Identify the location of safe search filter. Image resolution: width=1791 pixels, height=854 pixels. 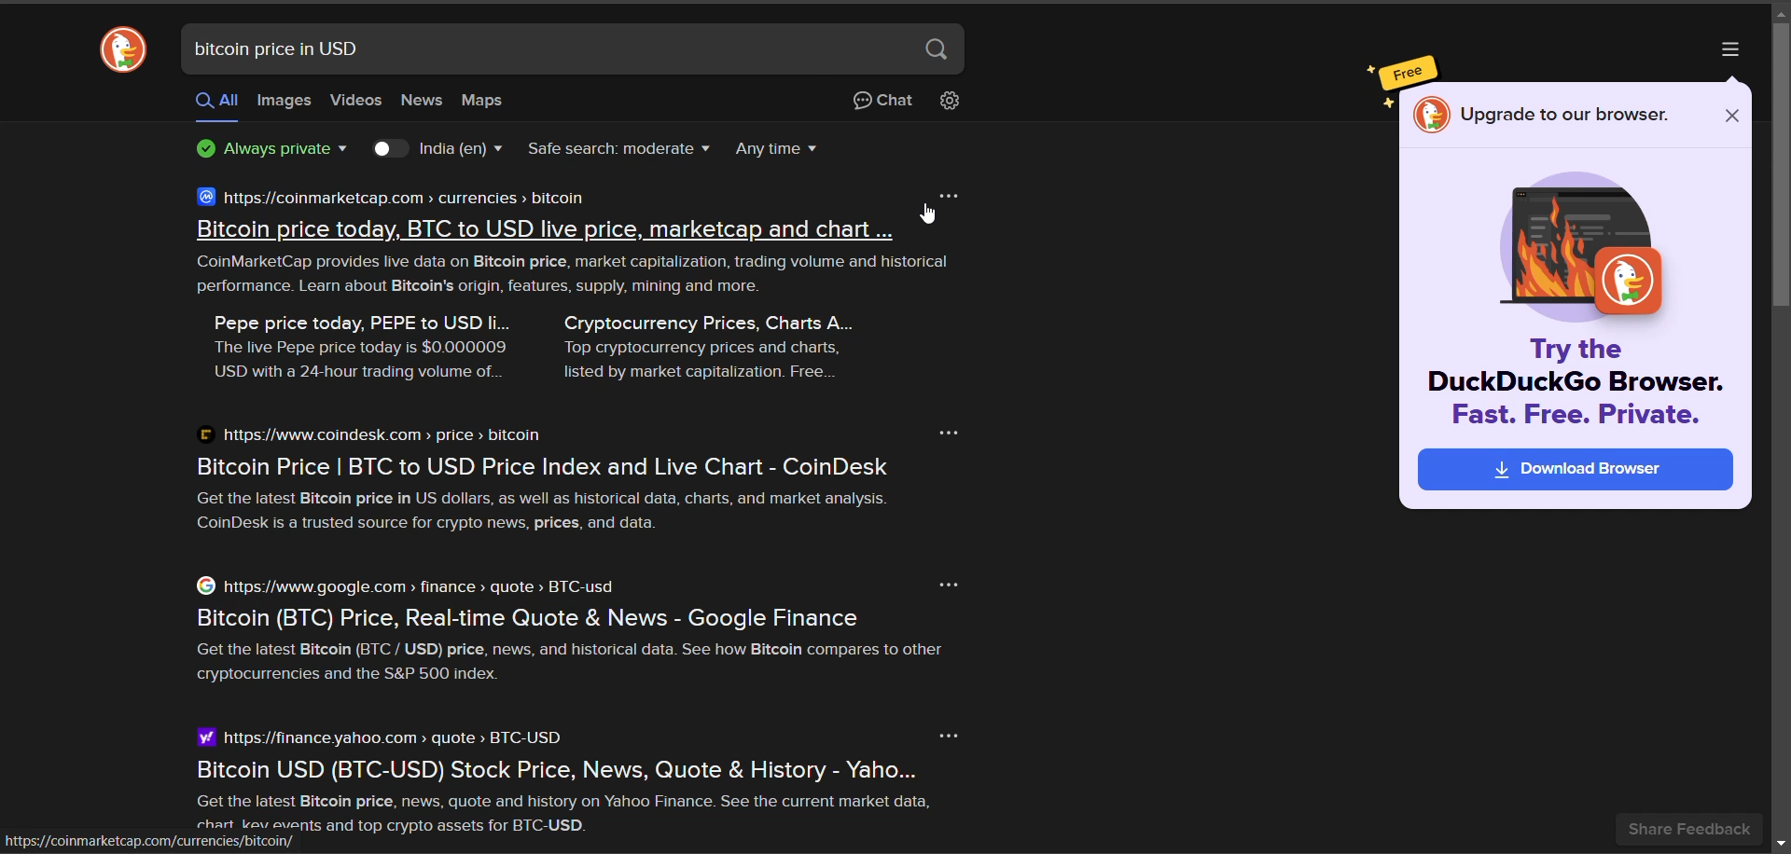
(623, 150).